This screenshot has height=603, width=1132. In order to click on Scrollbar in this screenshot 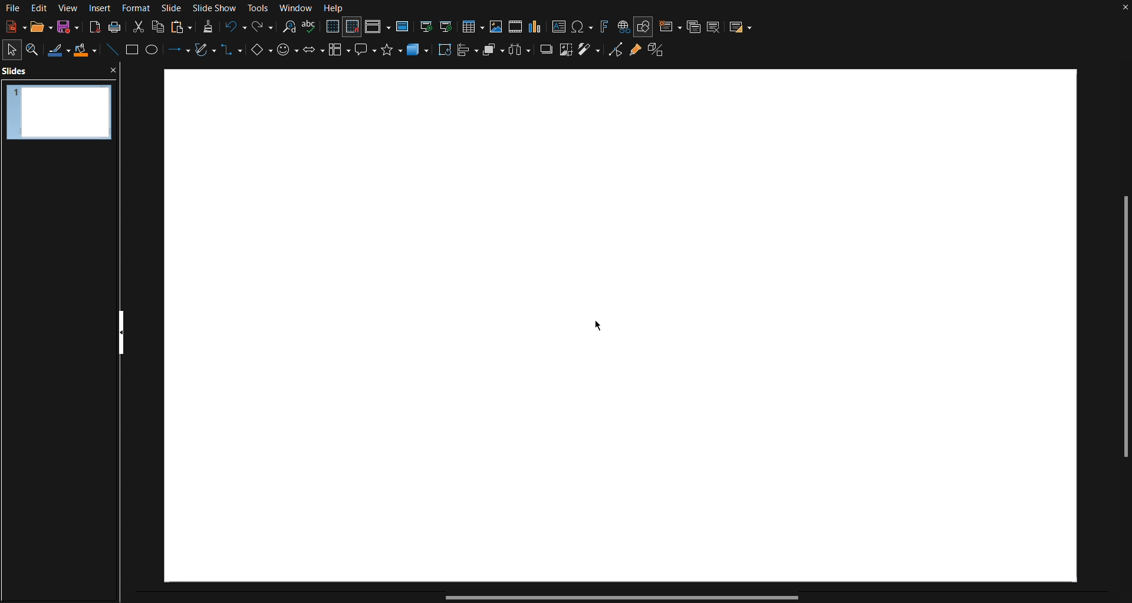, I will do `click(1121, 330)`.